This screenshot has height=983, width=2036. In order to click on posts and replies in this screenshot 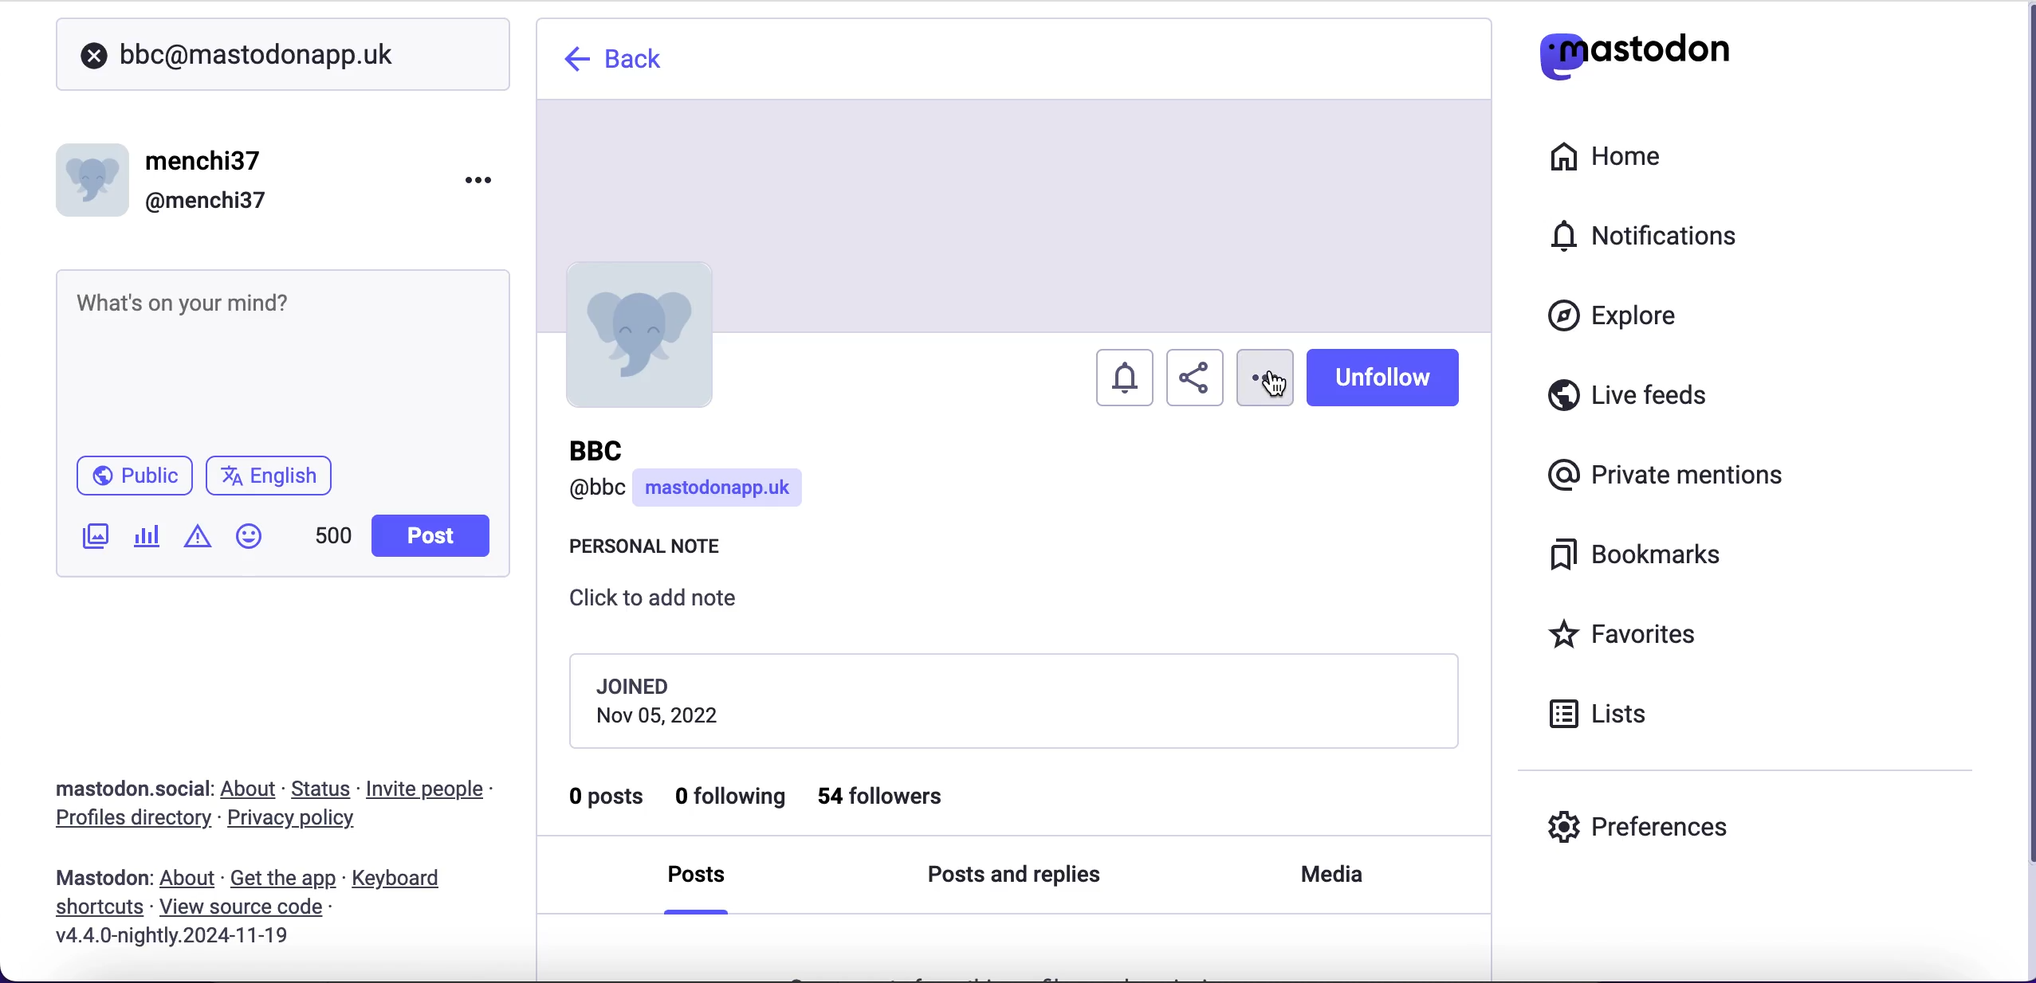, I will do `click(1023, 873)`.